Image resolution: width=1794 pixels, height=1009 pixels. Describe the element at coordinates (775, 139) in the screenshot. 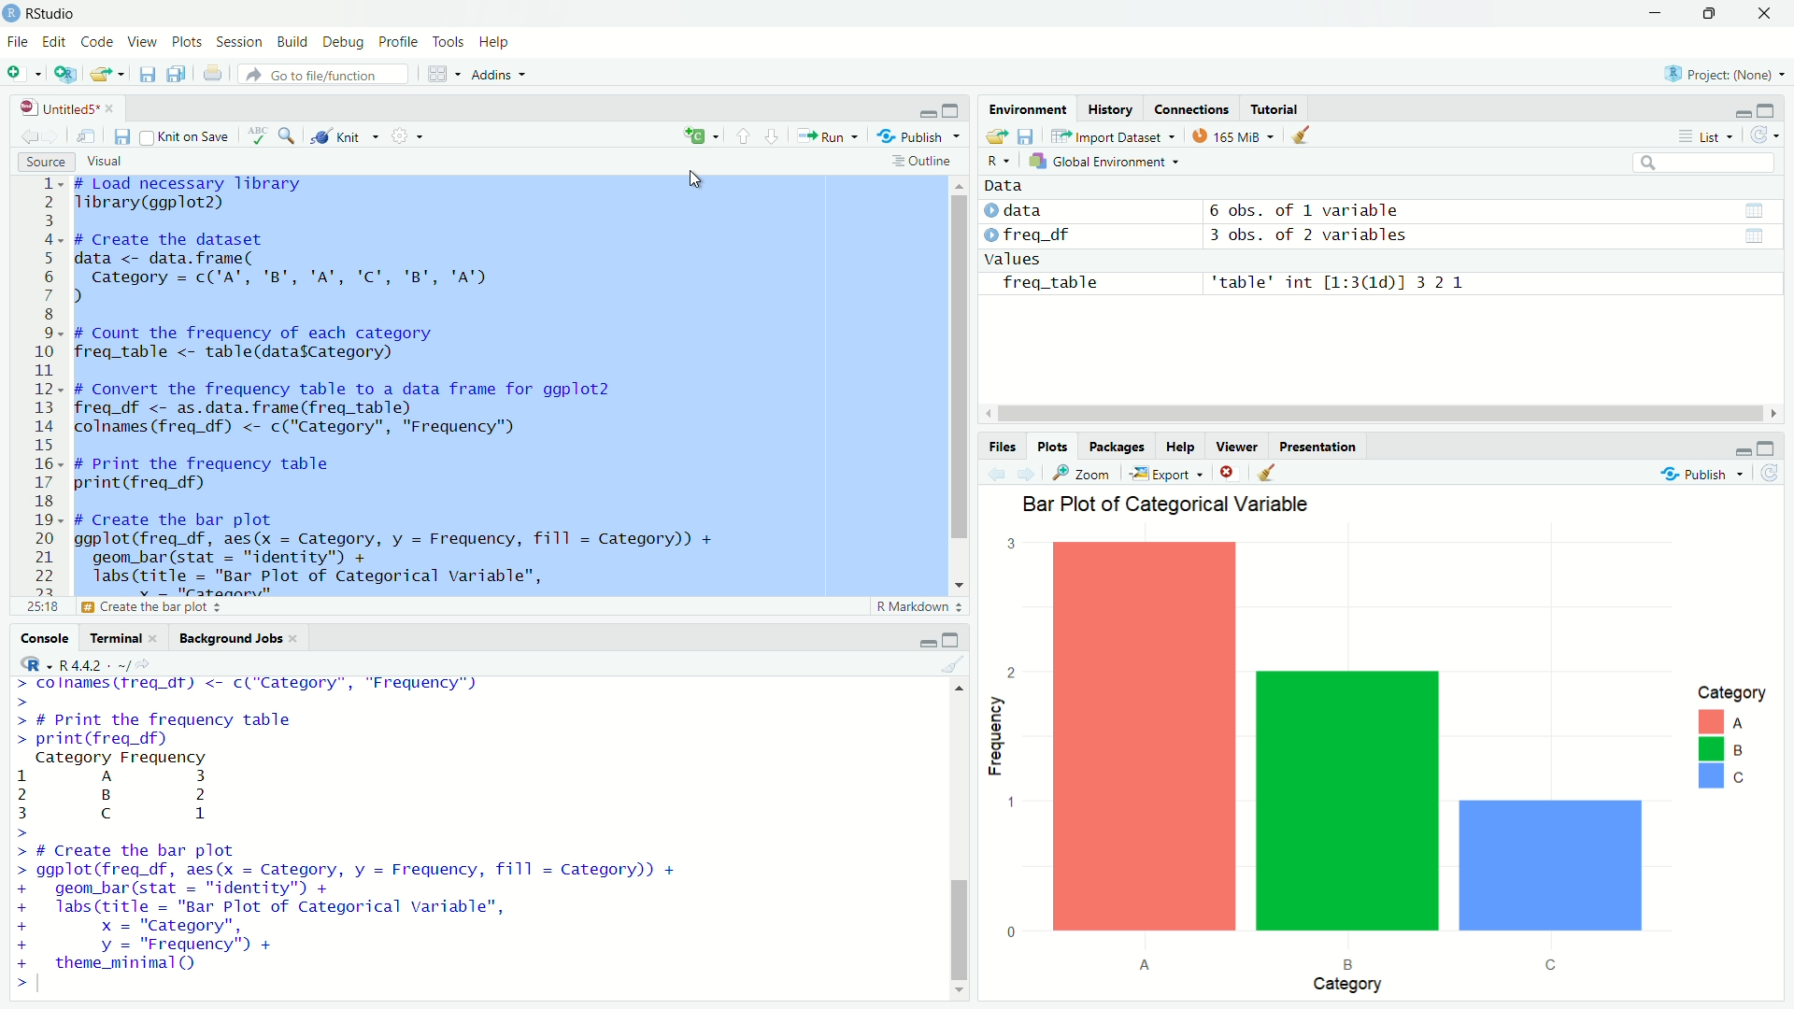

I see `next section` at that location.